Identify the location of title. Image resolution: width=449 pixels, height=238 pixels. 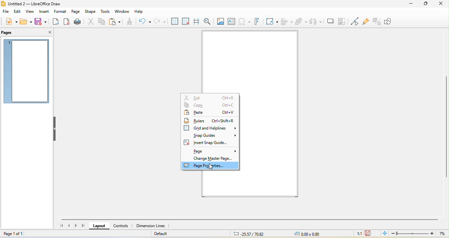
(40, 3).